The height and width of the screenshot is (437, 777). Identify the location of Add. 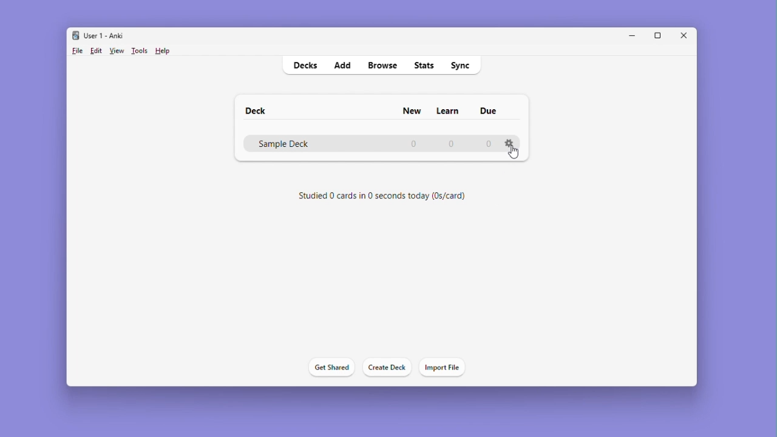
(342, 64).